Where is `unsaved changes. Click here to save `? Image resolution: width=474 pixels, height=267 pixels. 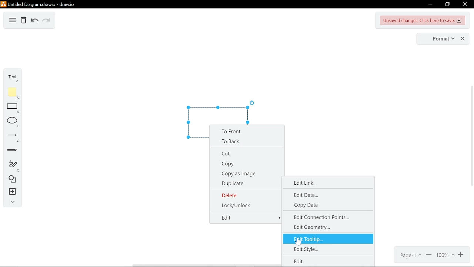
unsaved changes. Click here to save  is located at coordinates (423, 20).